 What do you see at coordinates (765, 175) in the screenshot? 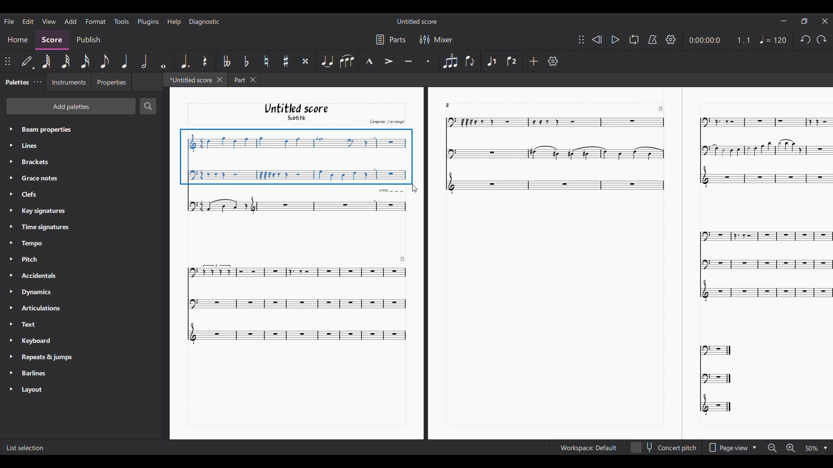
I see `` at bounding box center [765, 175].